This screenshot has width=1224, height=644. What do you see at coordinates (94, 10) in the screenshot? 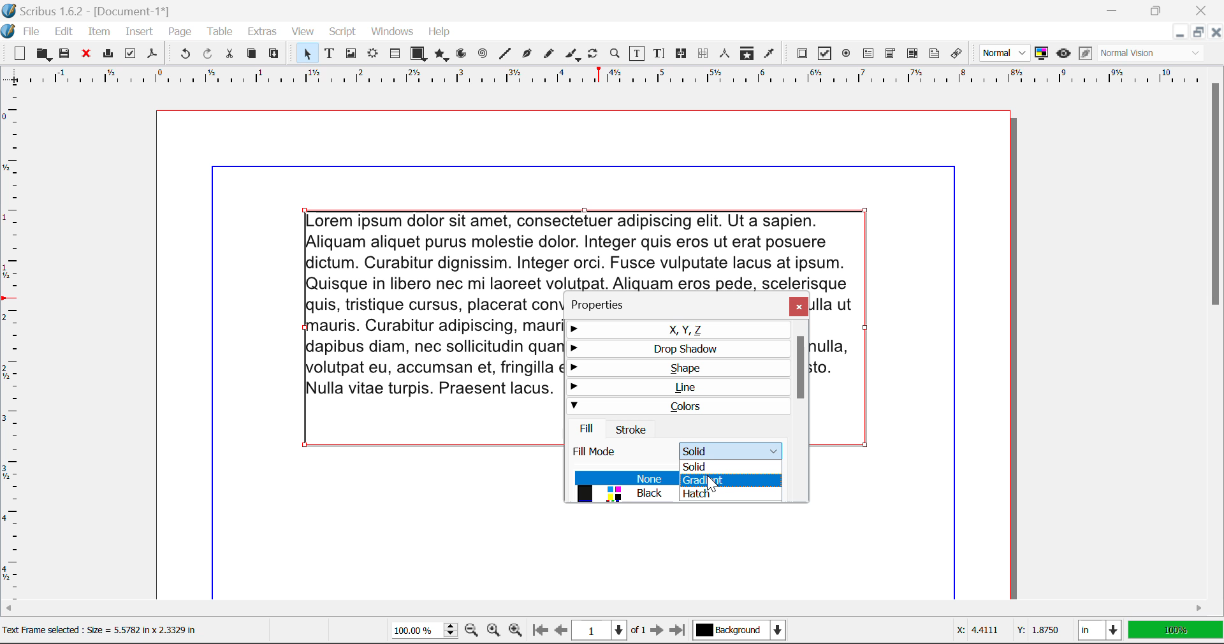
I see `Scribus 1.6.2 - [Document-1*]` at bounding box center [94, 10].